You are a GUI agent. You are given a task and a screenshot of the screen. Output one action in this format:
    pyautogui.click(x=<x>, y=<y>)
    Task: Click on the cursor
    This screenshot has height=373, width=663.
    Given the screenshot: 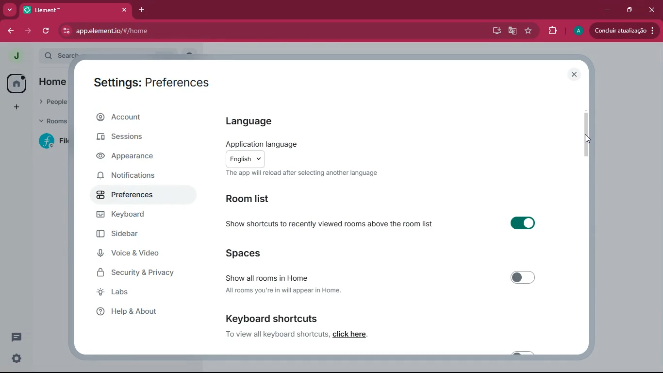 What is the action you would take?
    pyautogui.click(x=587, y=138)
    